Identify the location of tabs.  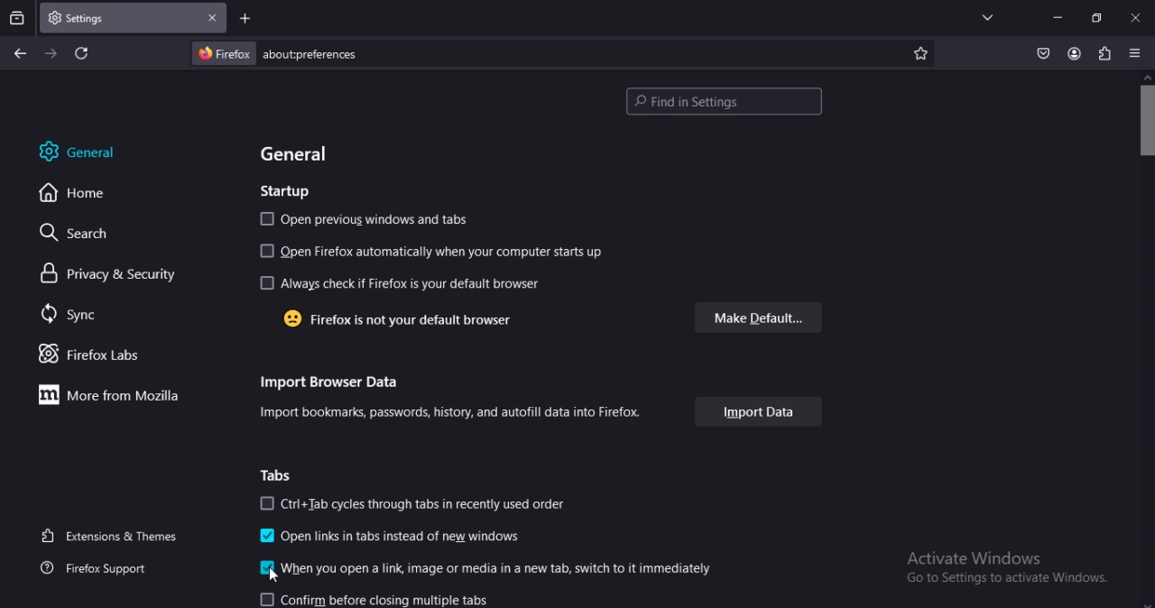
(275, 474).